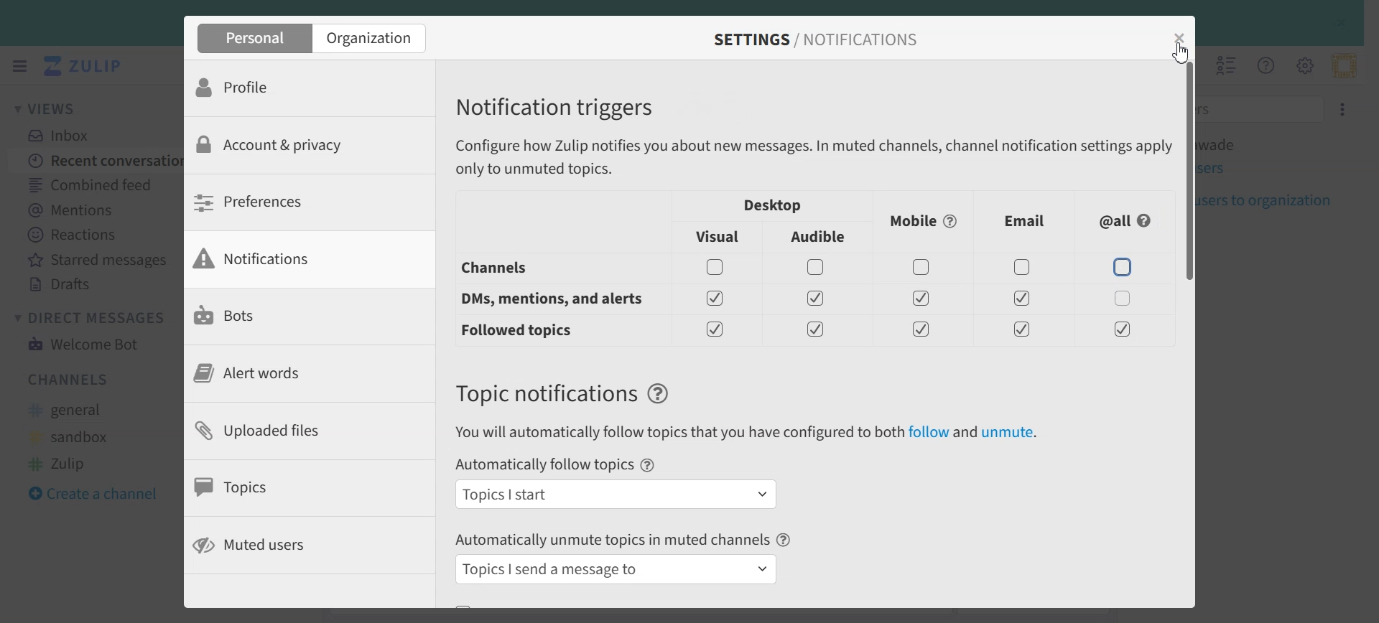  What do you see at coordinates (520, 331) in the screenshot?
I see `Followed topis` at bounding box center [520, 331].